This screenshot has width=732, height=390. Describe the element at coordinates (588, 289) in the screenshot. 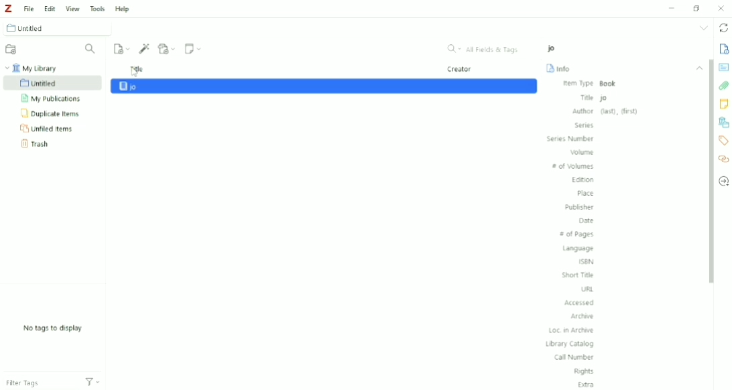

I see `URL` at that location.